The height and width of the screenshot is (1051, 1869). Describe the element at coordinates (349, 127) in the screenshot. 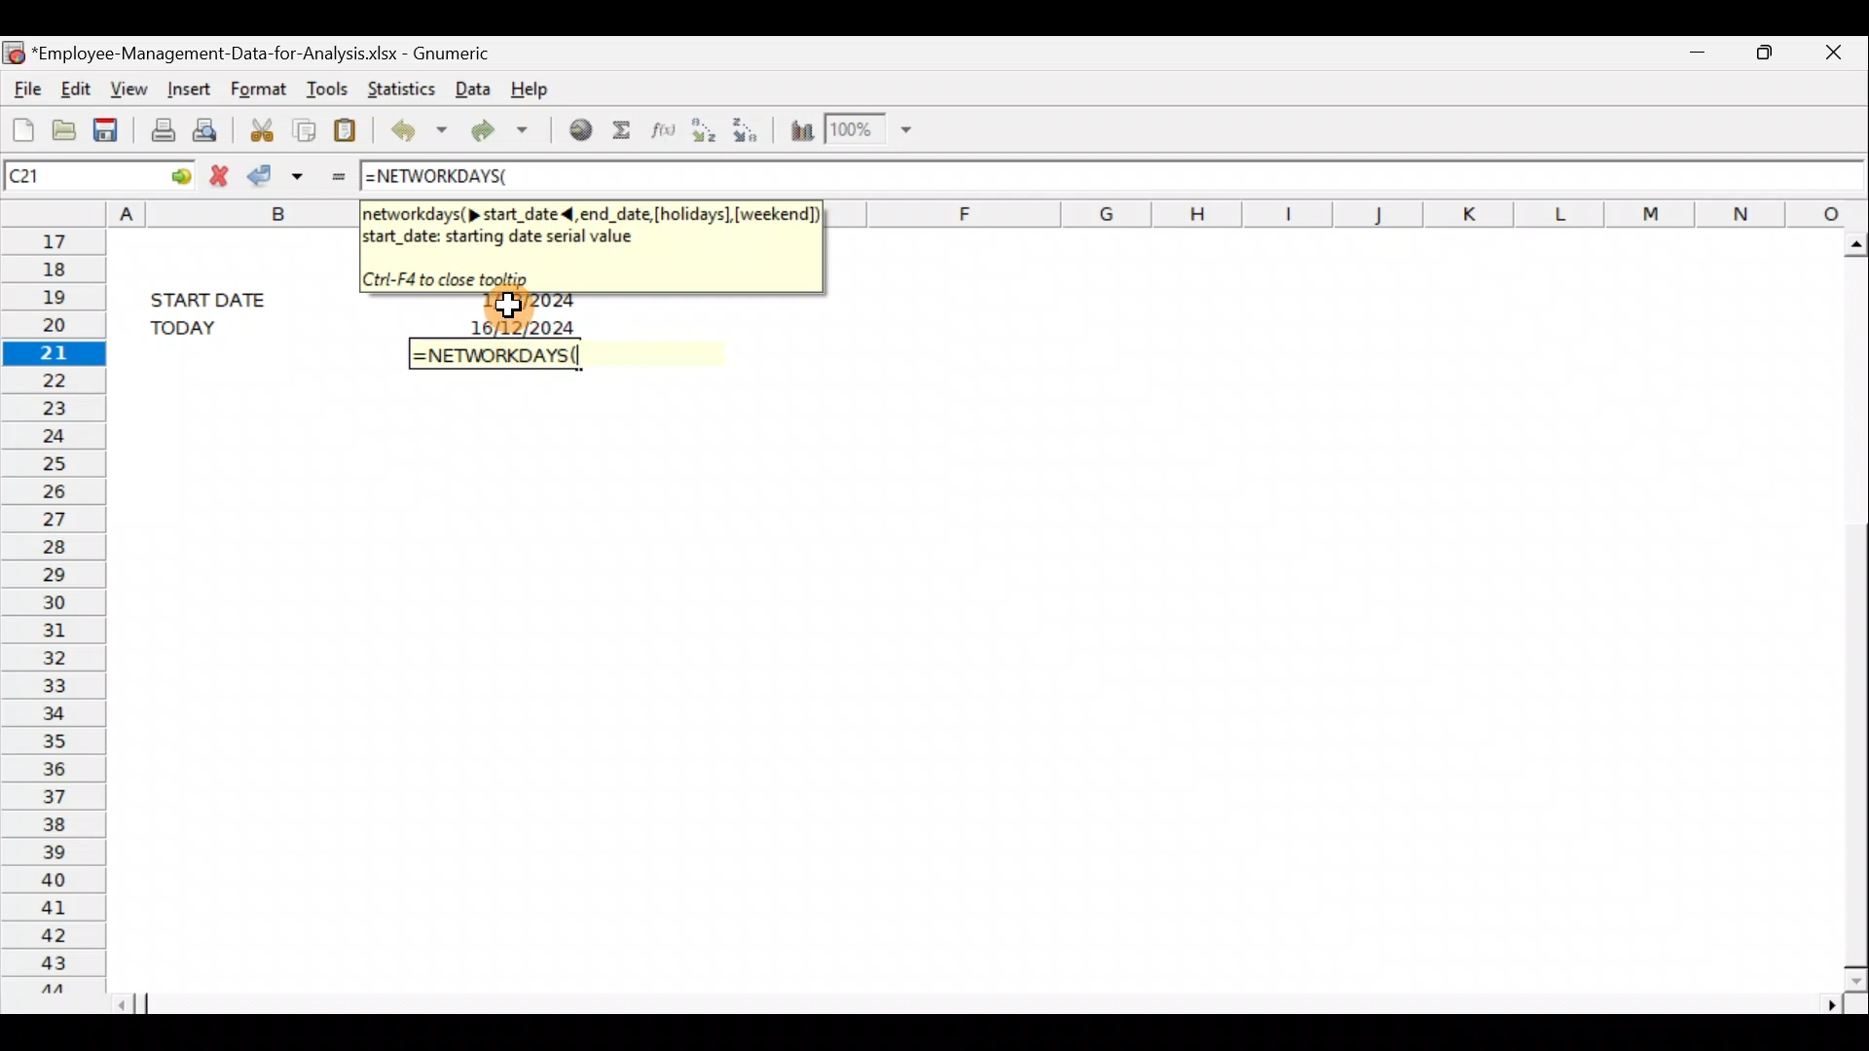

I see `Paste the clipboard` at that location.